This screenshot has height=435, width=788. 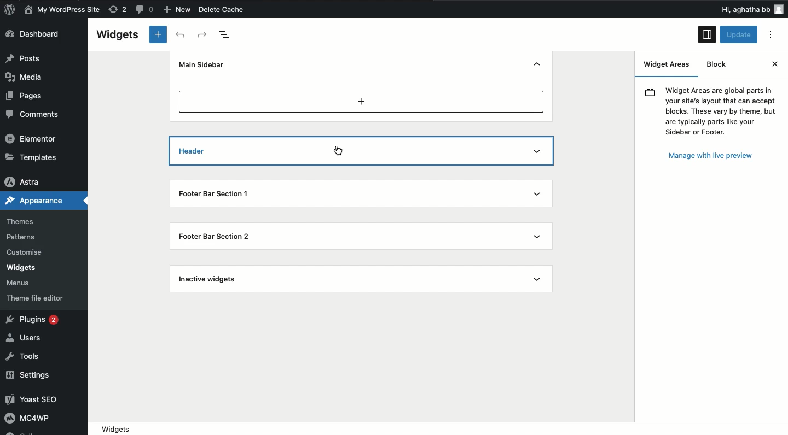 What do you see at coordinates (31, 76) in the screenshot?
I see ` Media` at bounding box center [31, 76].